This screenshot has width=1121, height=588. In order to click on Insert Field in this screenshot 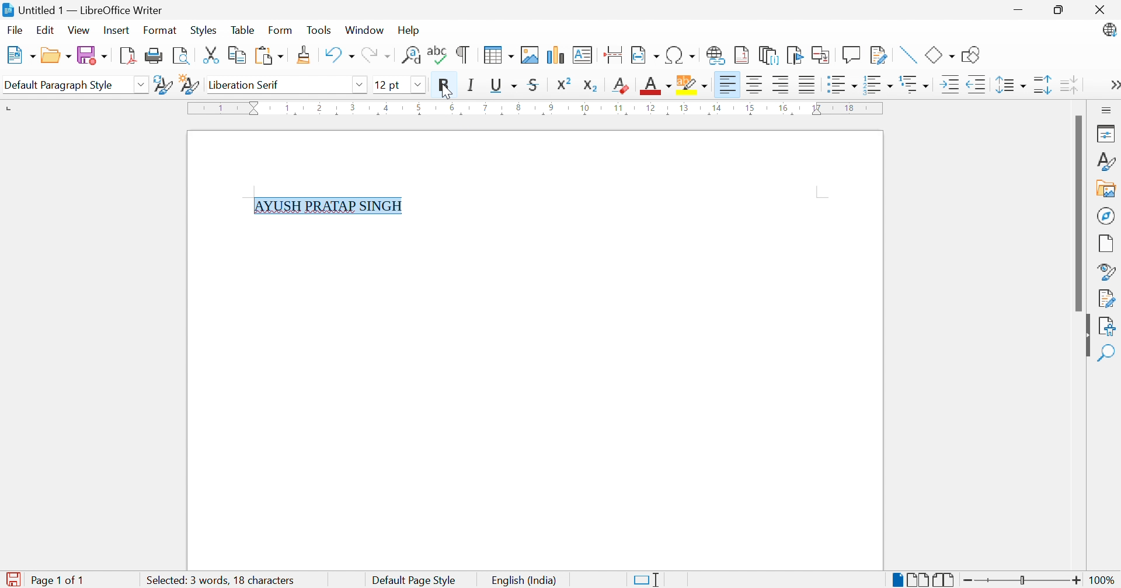, I will do `click(644, 55)`.